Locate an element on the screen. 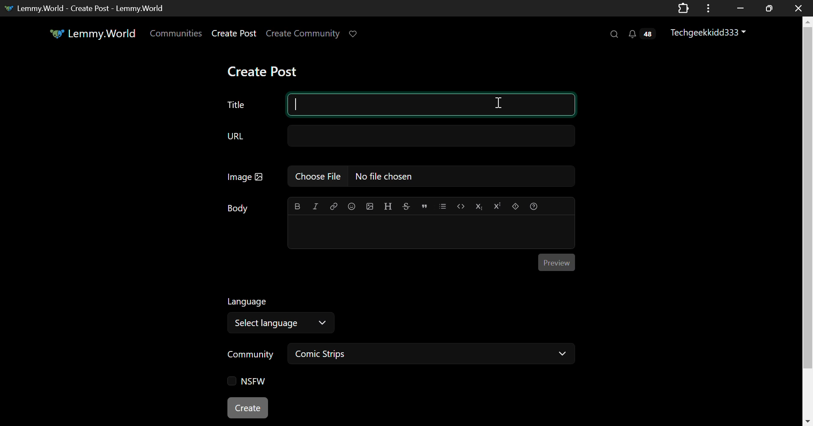  NSFW is located at coordinates (248, 382).